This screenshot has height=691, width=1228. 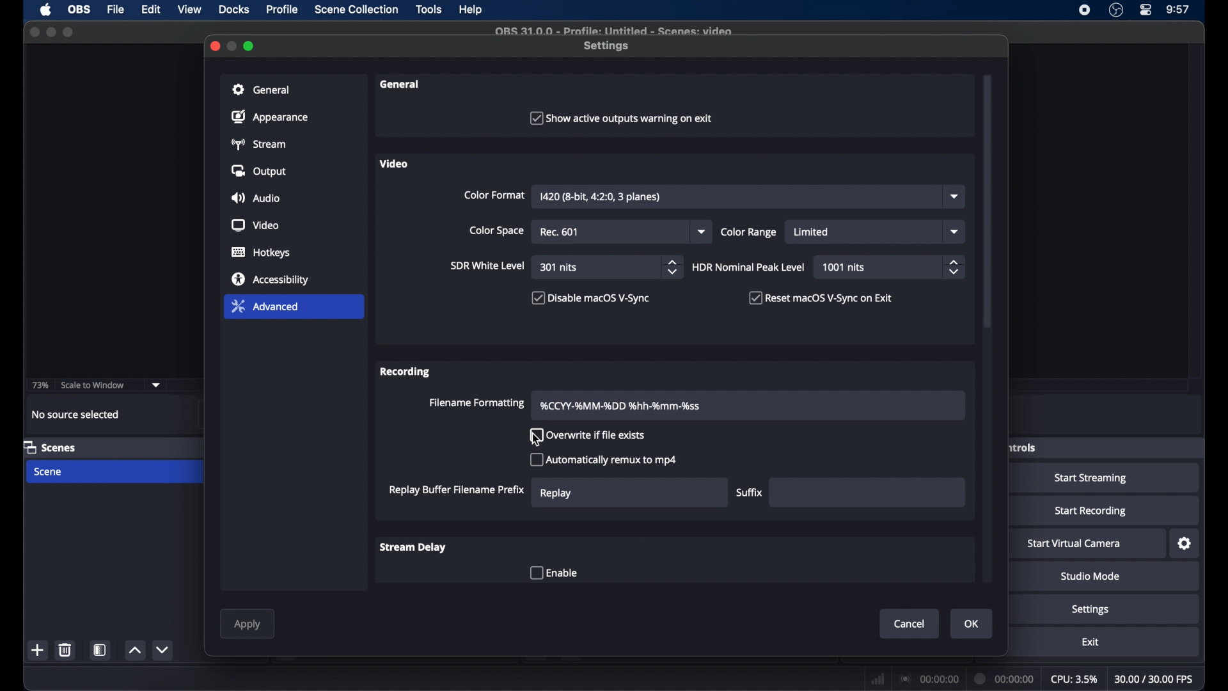 What do you see at coordinates (283, 10) in the screenshot?
I see `profile` at bounding box center [283, 10].